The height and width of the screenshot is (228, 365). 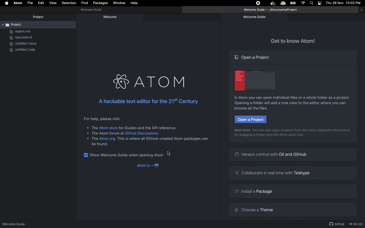 I want to click on Atom, so click(x=148, y=78).